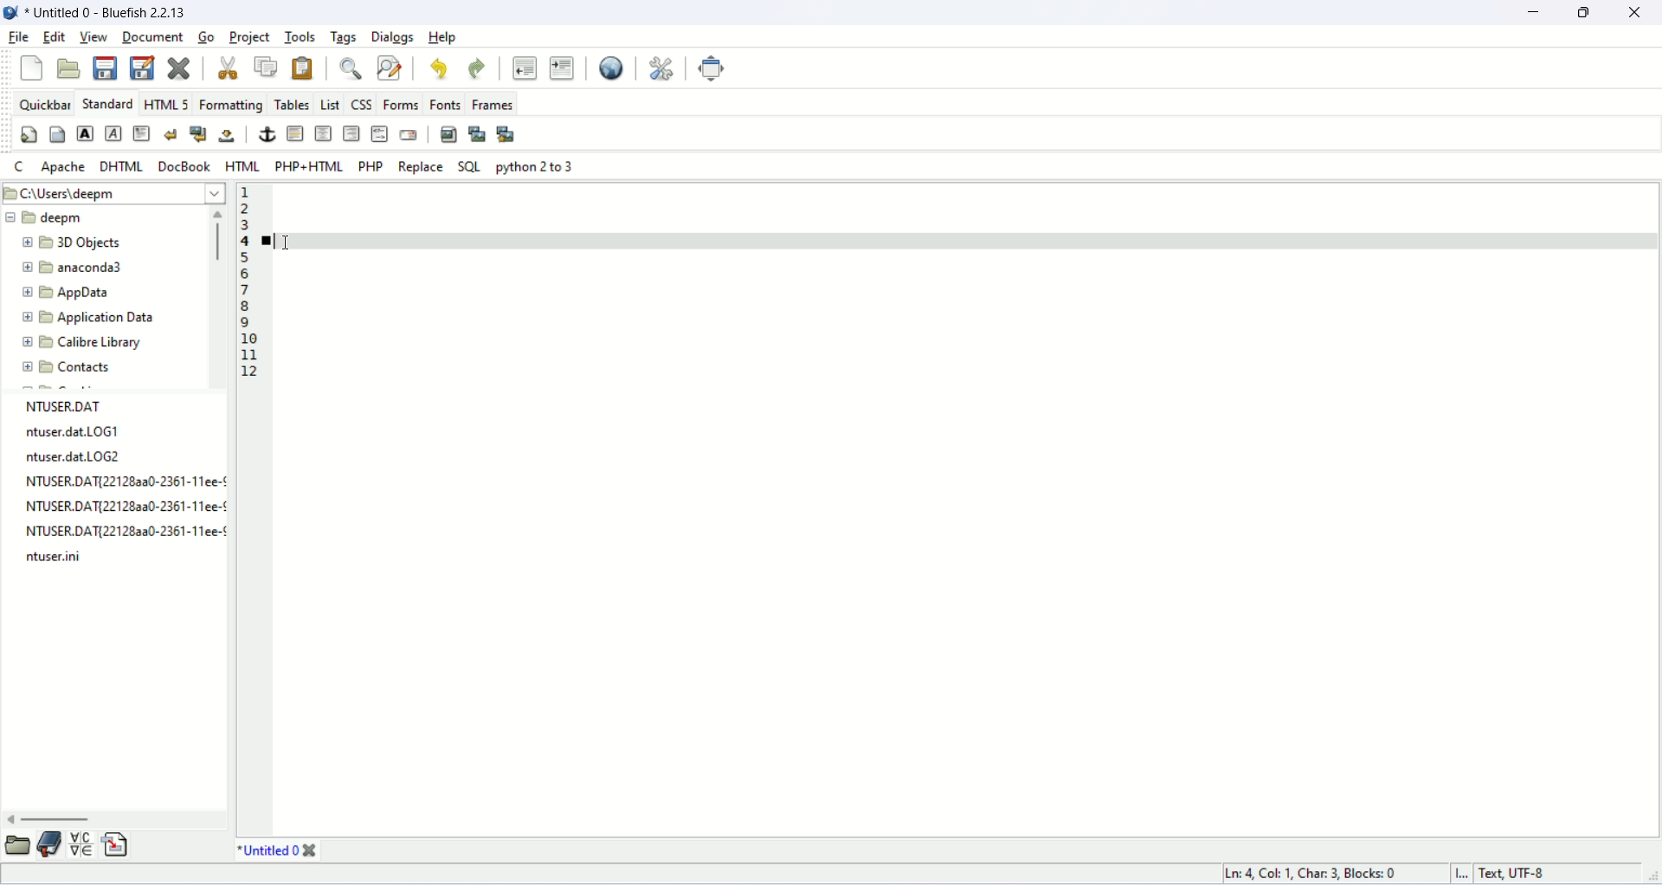 This screenshot has width=1662, height=885. Describe the element at coordinates (363, 103) in the screenshot. I see `CSS` at that location.